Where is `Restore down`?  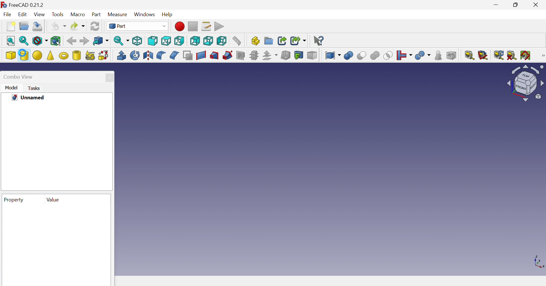 Restore down is located at coordinates (517, 5).